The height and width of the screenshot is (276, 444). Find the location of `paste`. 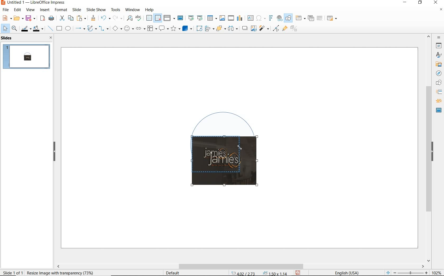

paste is located at coordinates (82, 18).